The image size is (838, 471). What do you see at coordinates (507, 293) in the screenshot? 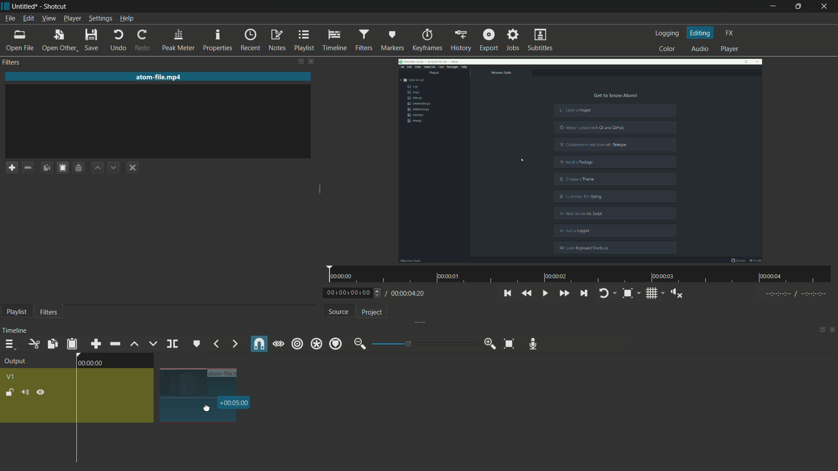
I see `skip to the previous point` at bounding box center [507, 293].